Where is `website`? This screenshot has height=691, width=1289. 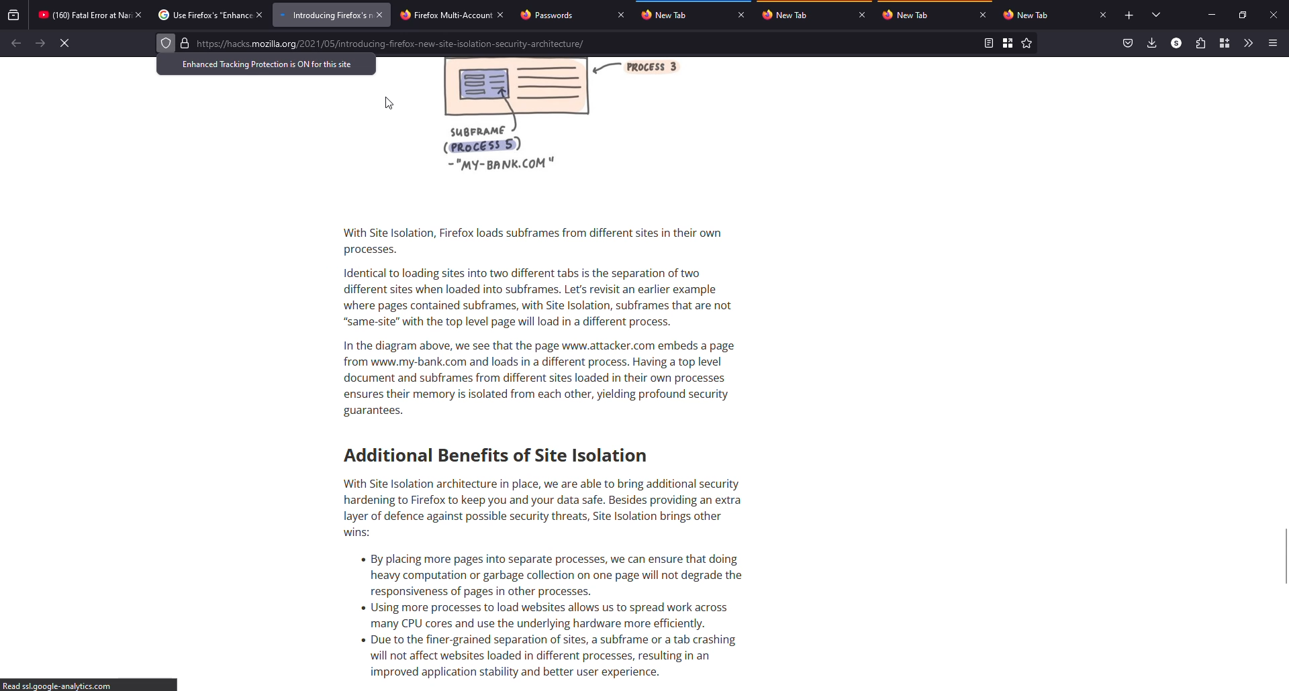 website is located at coordinates (393, 45).